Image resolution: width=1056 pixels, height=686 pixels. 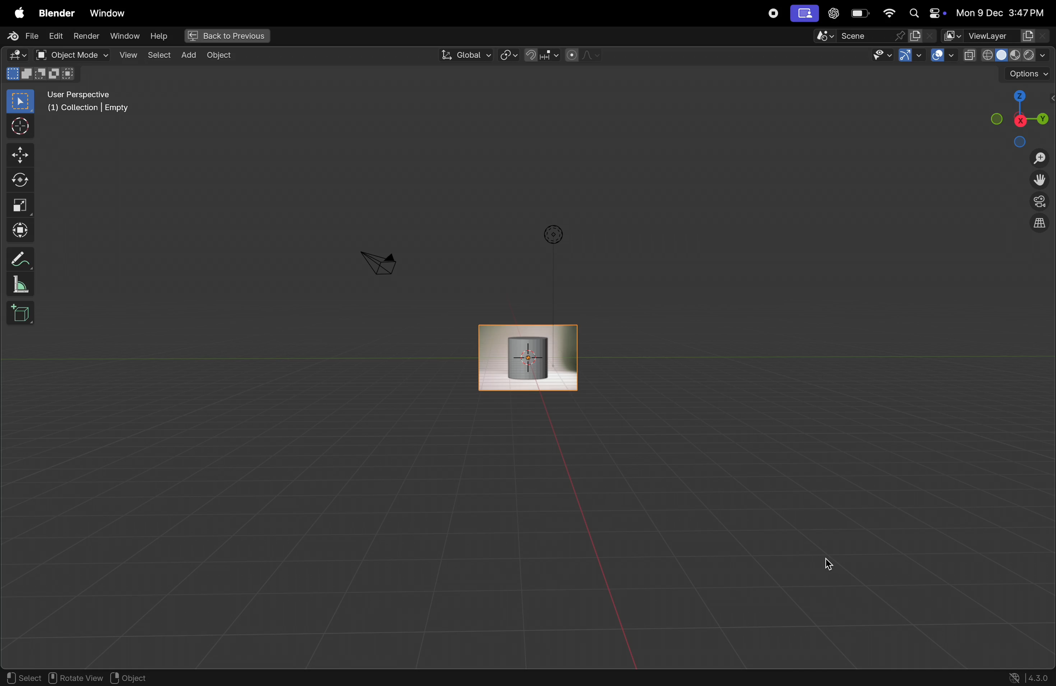 What do you see at coordinates (21, 313) in the screenshot?
I see `3d cube` at bounding box center [21, 313].